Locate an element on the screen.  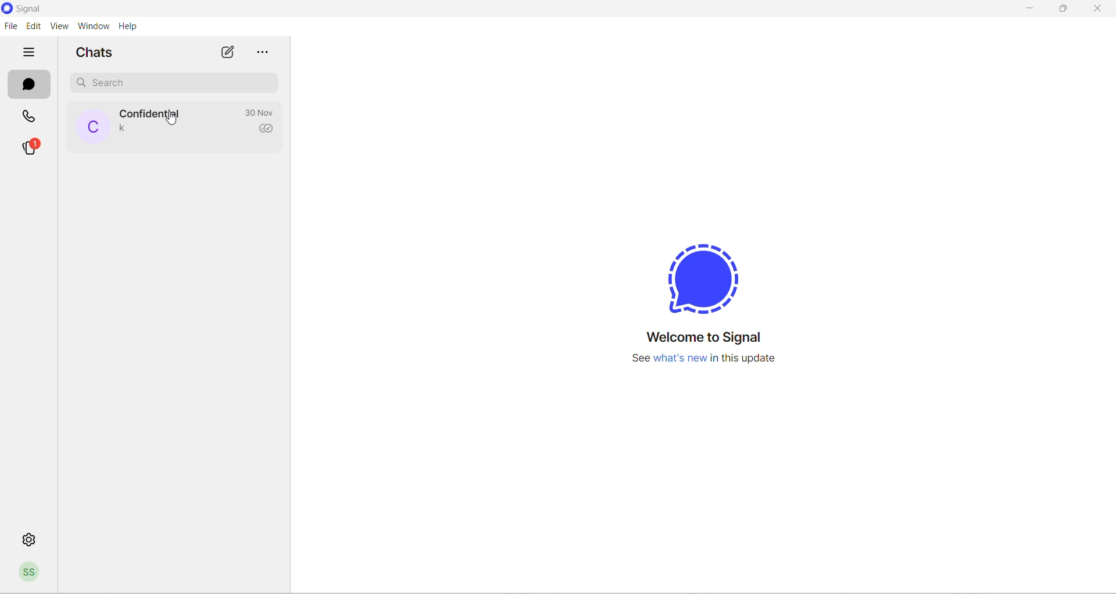
edit is located at coordinates (33, 25).